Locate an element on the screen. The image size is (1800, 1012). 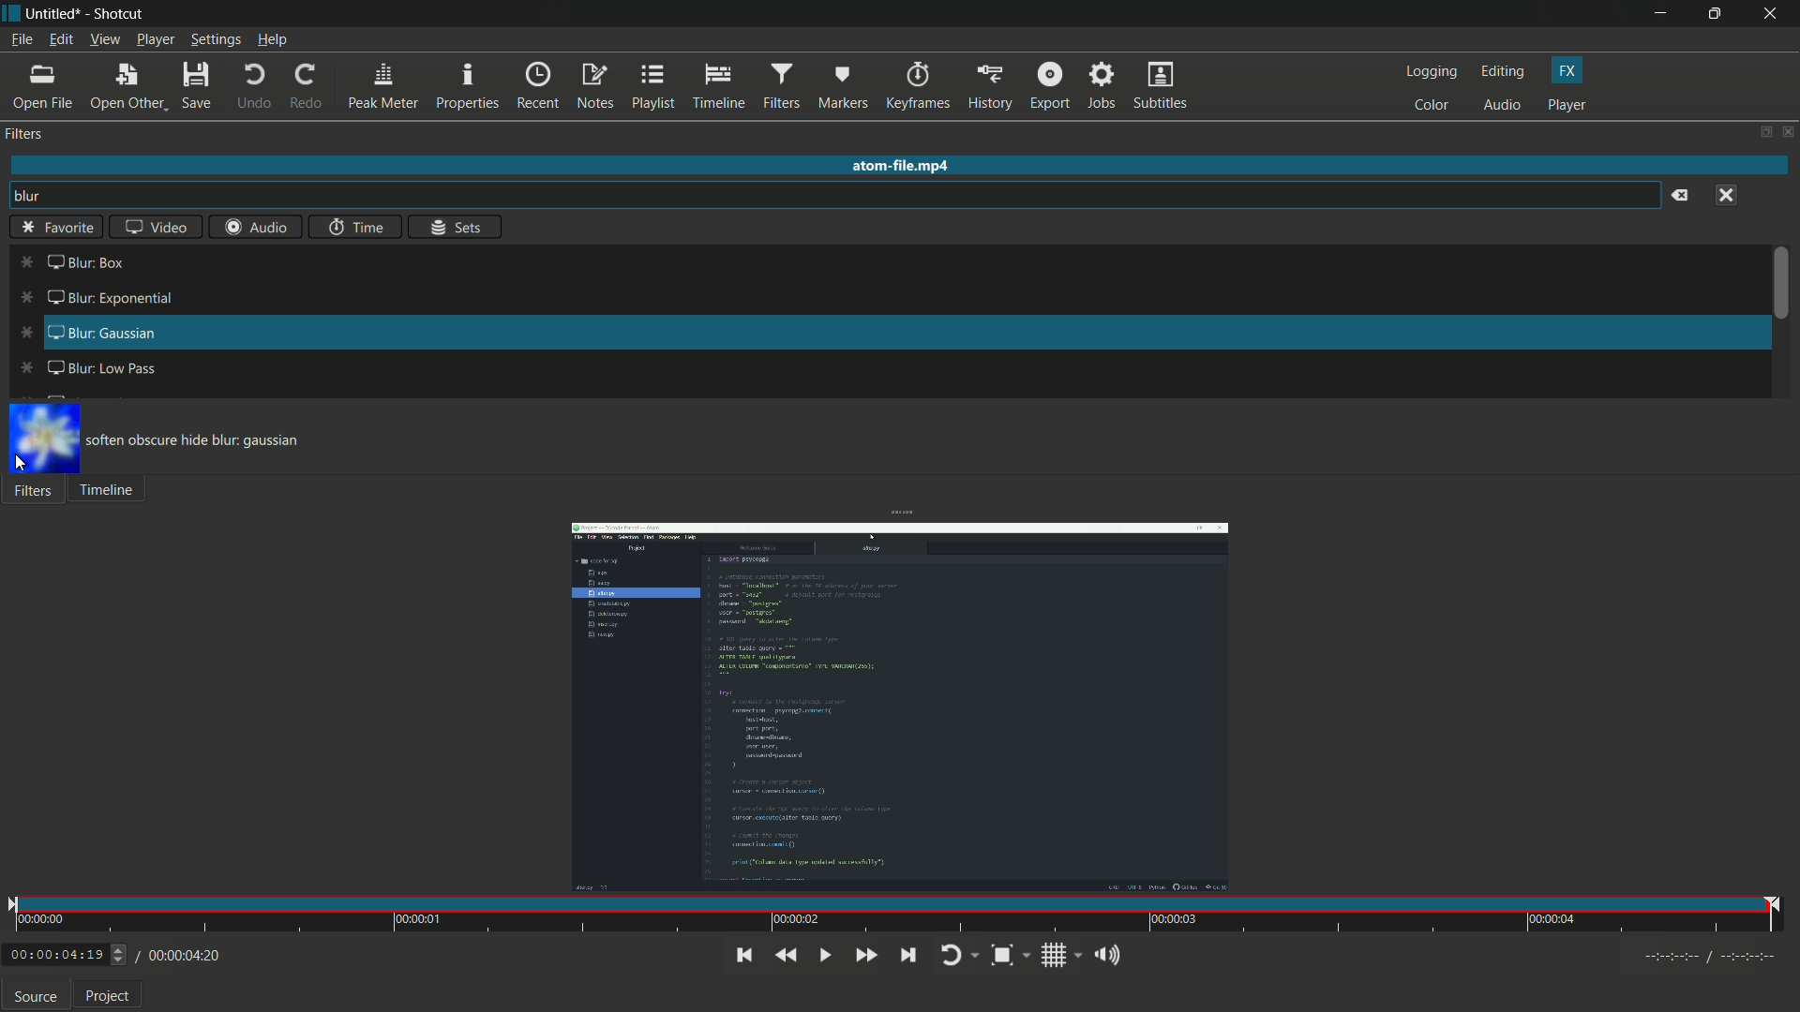
filters is located at coordinates (24, 135).